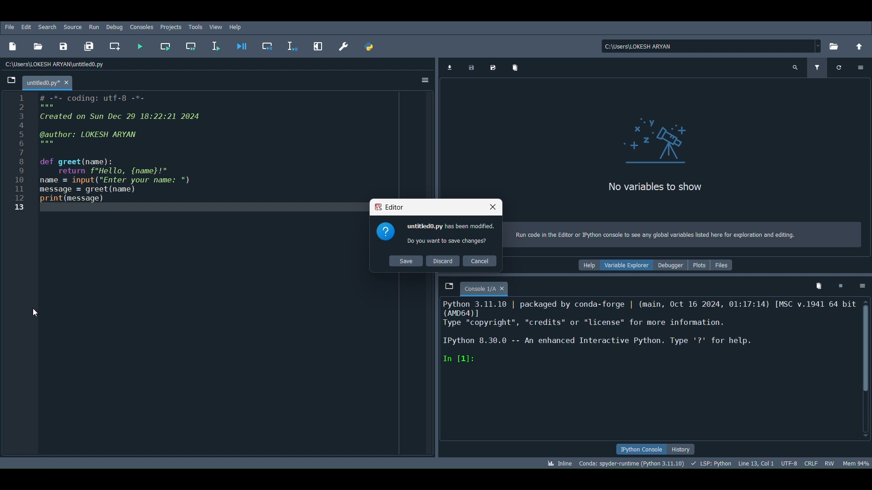 This screenshot has height=490, width=872. I want to click on Run selection or current line (F9), so click(216, 45).